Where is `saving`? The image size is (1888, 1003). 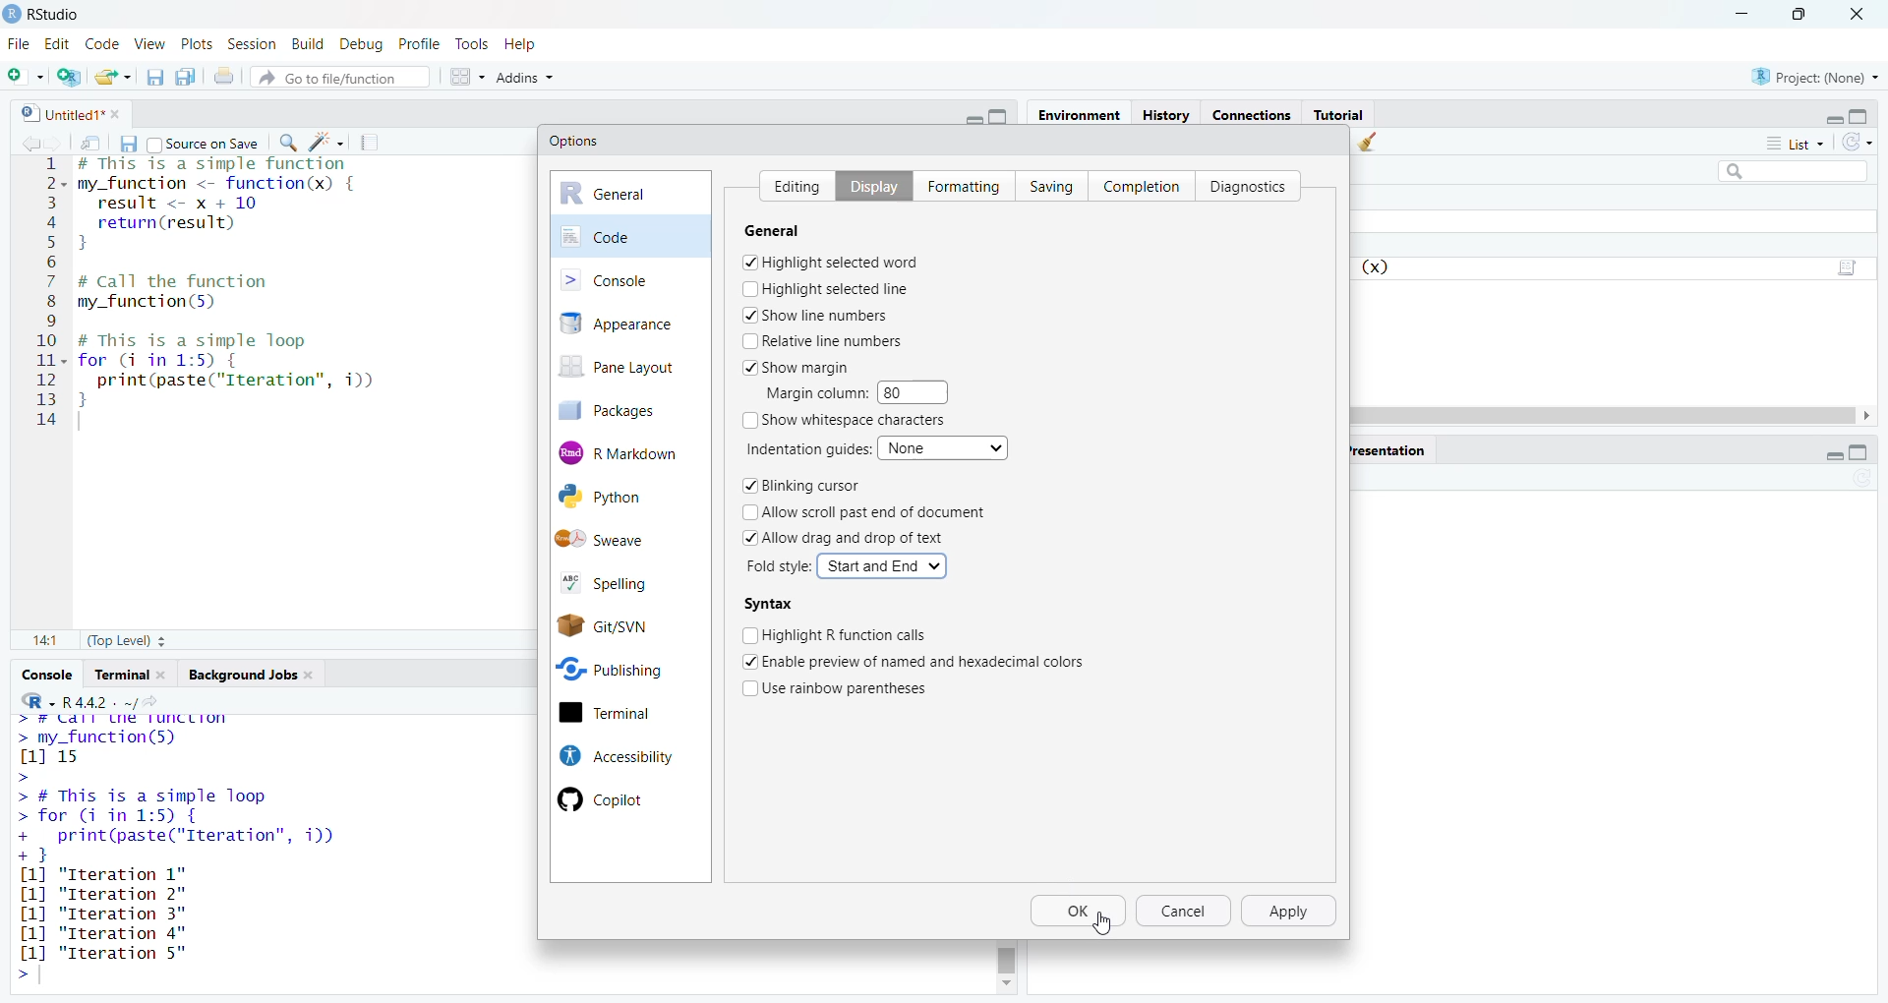
saving is located at coordinates (1044, 185).